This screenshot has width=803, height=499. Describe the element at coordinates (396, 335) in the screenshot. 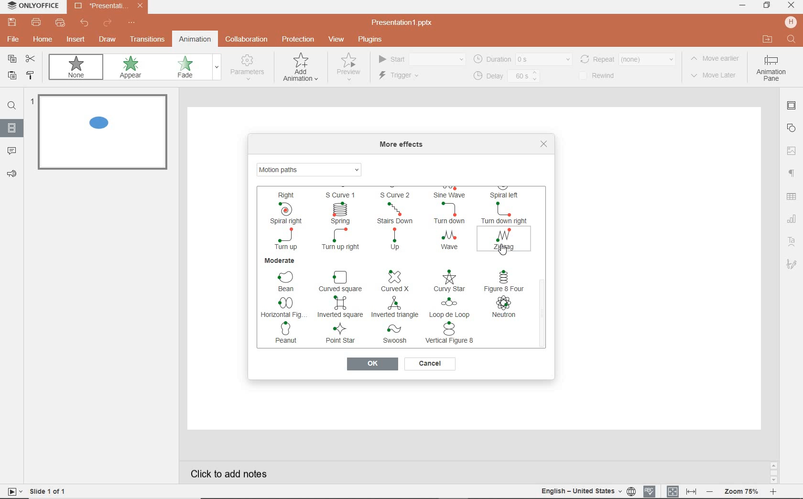

I see `SWOOSH` at that location.